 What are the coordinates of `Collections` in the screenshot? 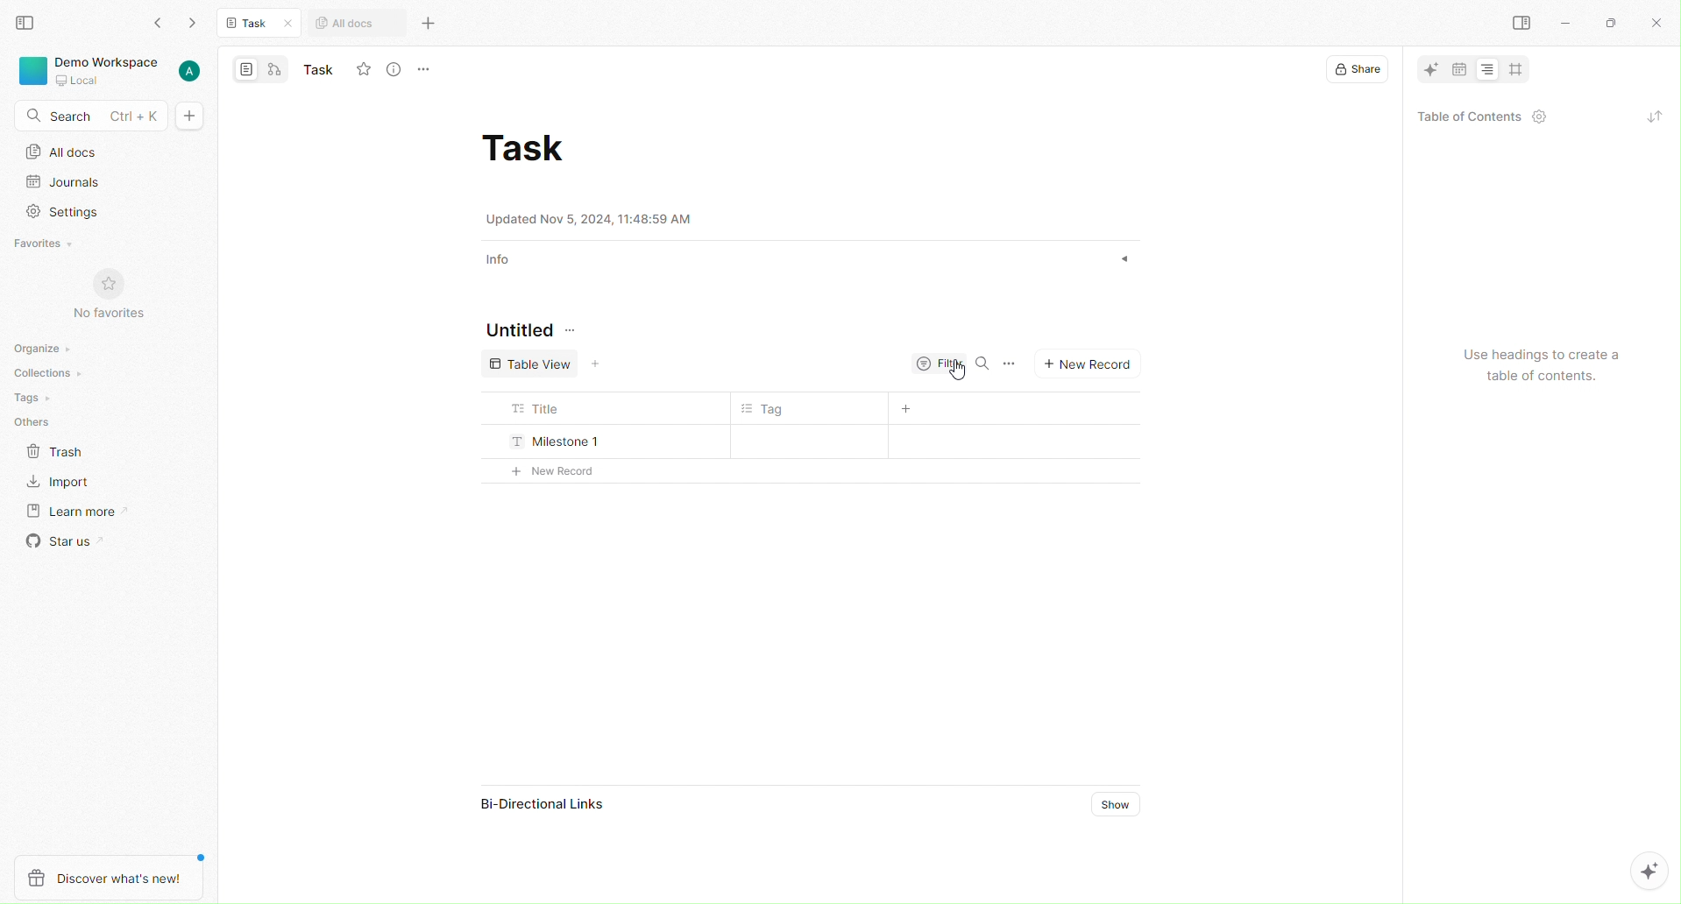 It's located at (45, 372).